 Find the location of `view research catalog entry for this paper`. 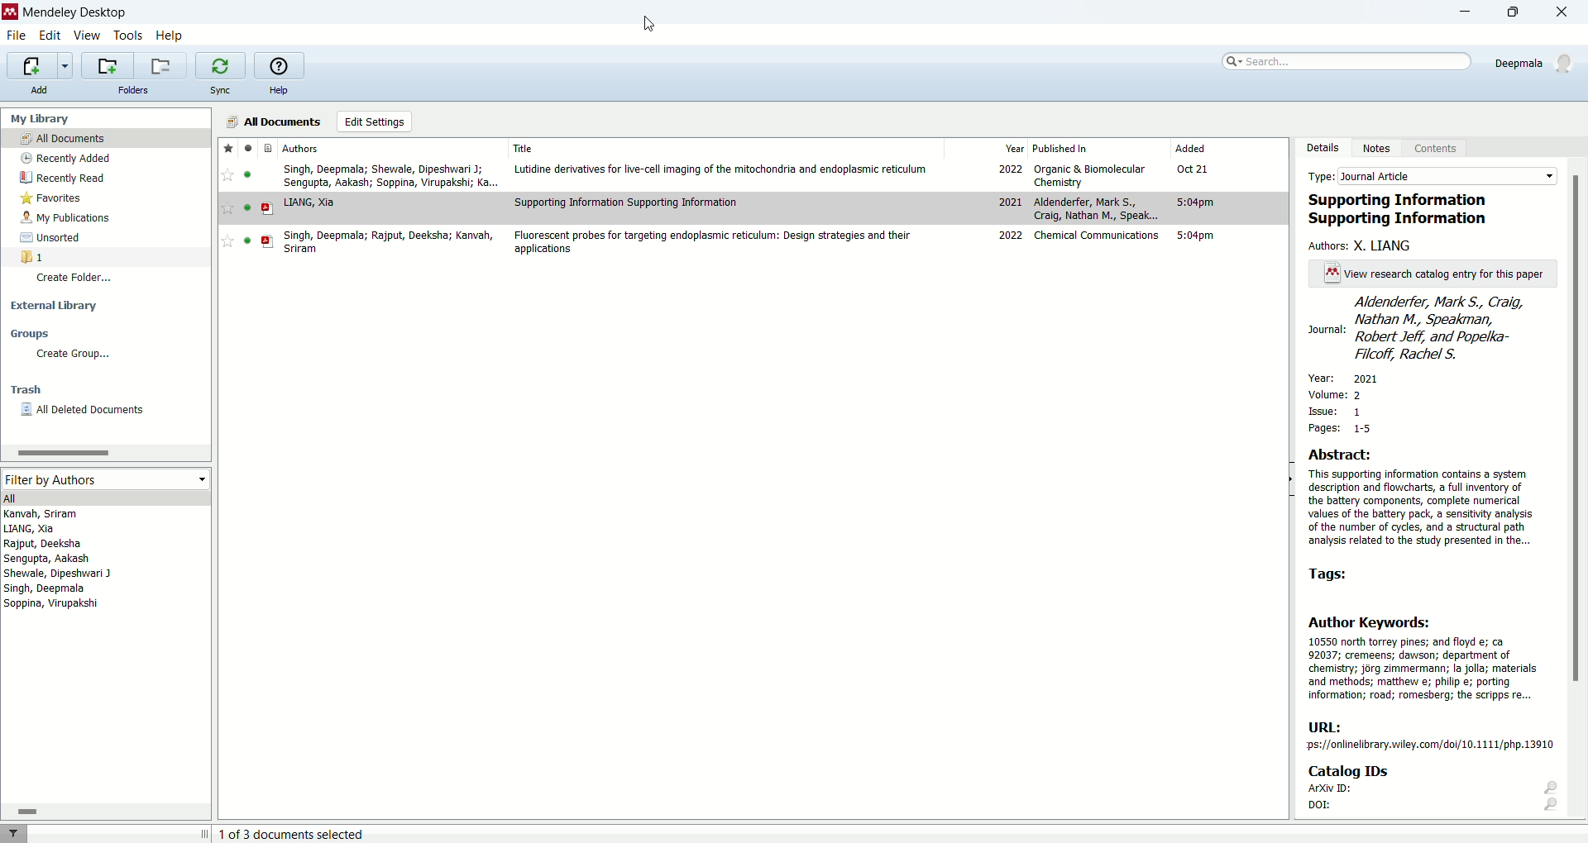

view research catalog entry for this paper is located at coordinates (1428, 274).